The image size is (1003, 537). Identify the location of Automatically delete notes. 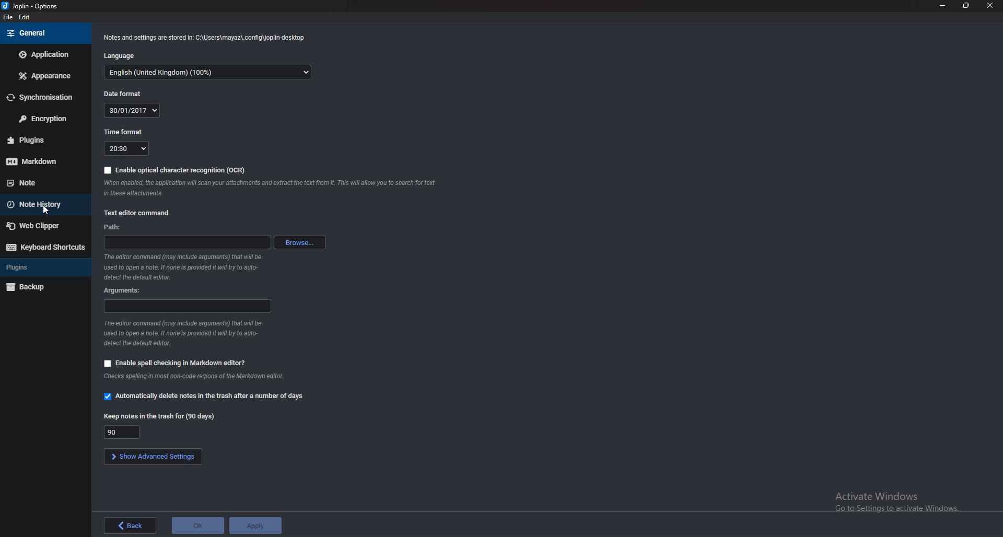
(207, 396).